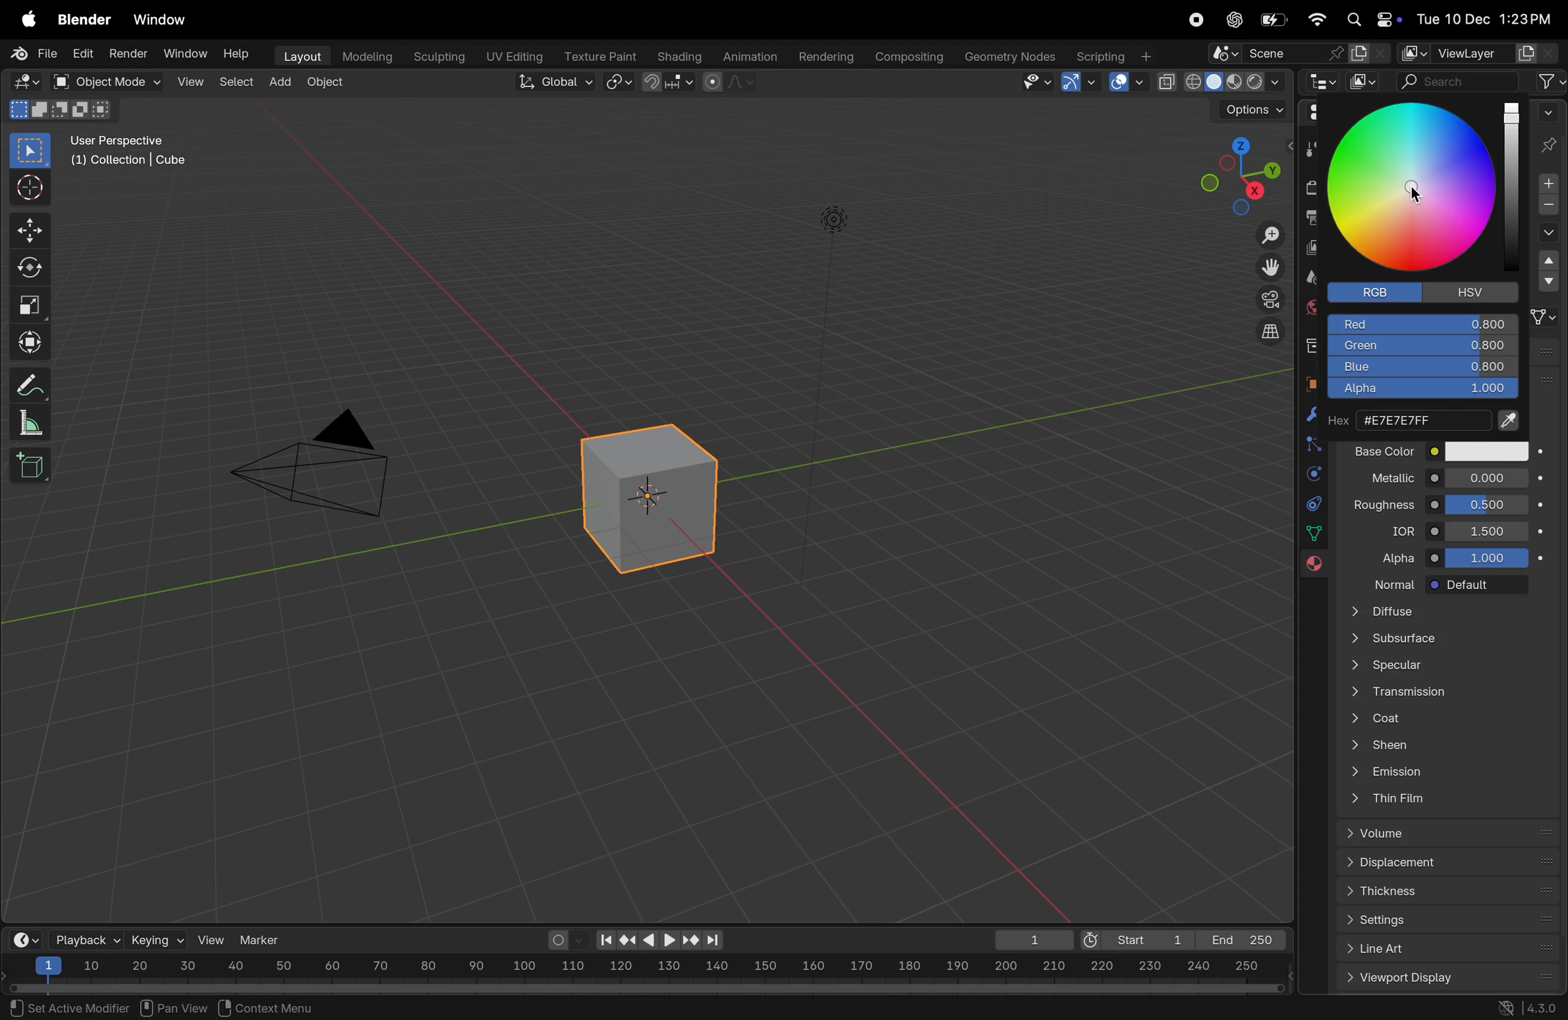 This screenshot has height=1020, width=1568. I want to click on object, so click(1306, 382).